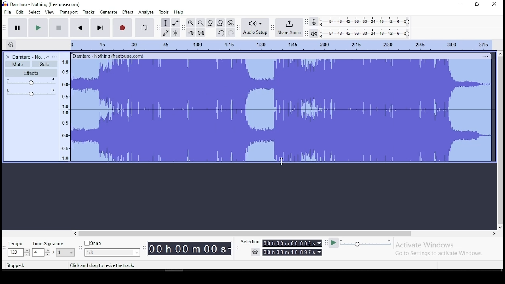 The height and width of the screenshot is (284, 505). What do you see at coordinates (52, 243) in the screenshot?
I see `time signature` at bounding box center [52, 243].